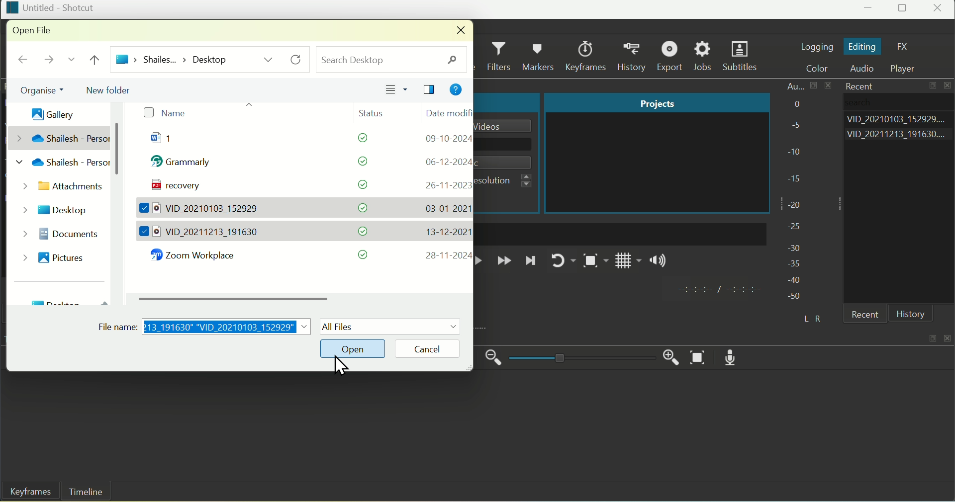 The height and width of the screenshot is (502, 955). What do you see at coordinates (50, 256) in the screenshot?
I see `Pictures` at bounding box center [50, 256].